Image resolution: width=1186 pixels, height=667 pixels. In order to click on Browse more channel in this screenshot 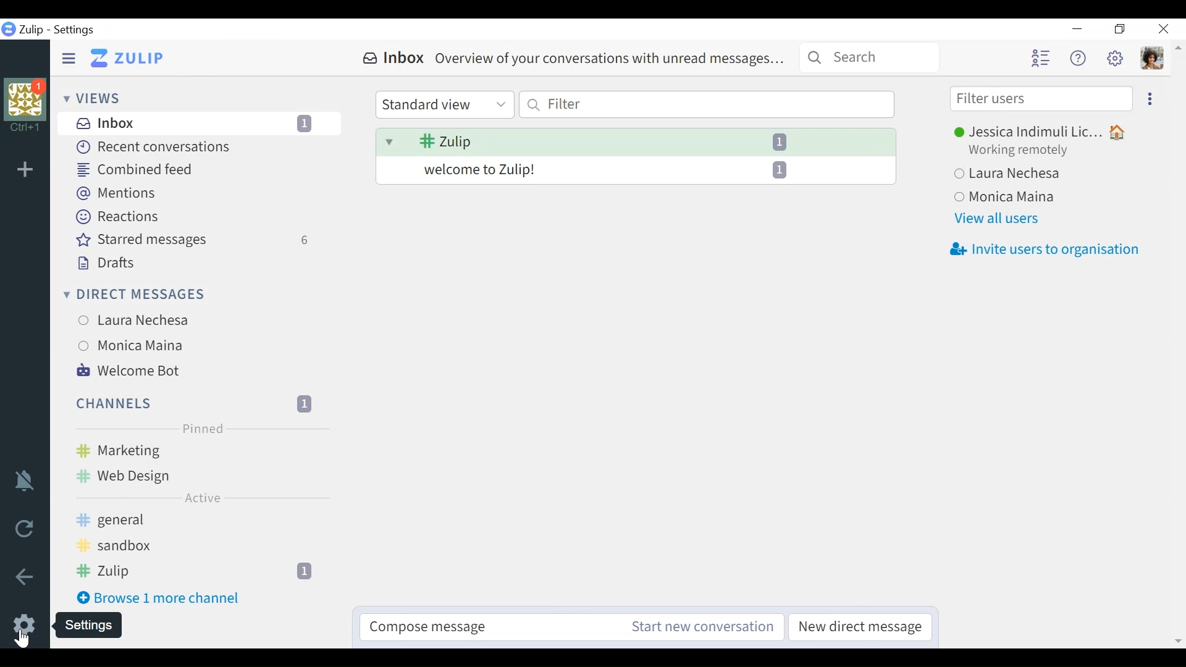, I will do `click(166, 598)`.